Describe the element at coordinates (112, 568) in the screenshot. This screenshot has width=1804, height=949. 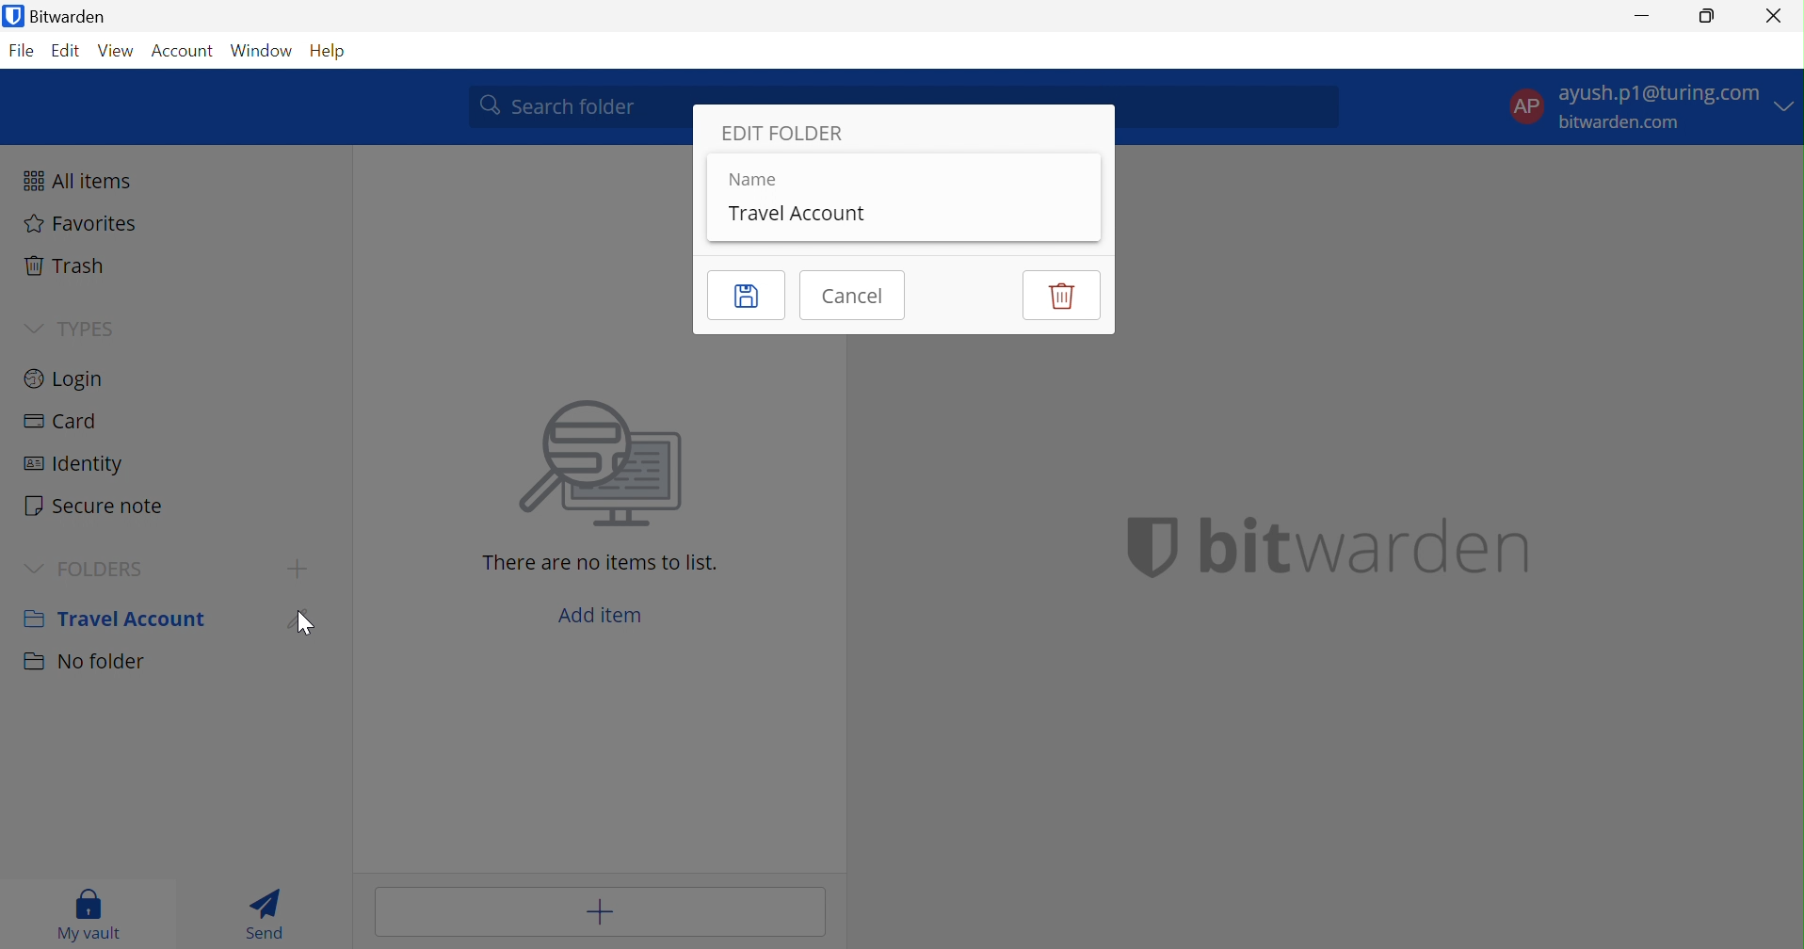
I see `FOLDERS` at that location.